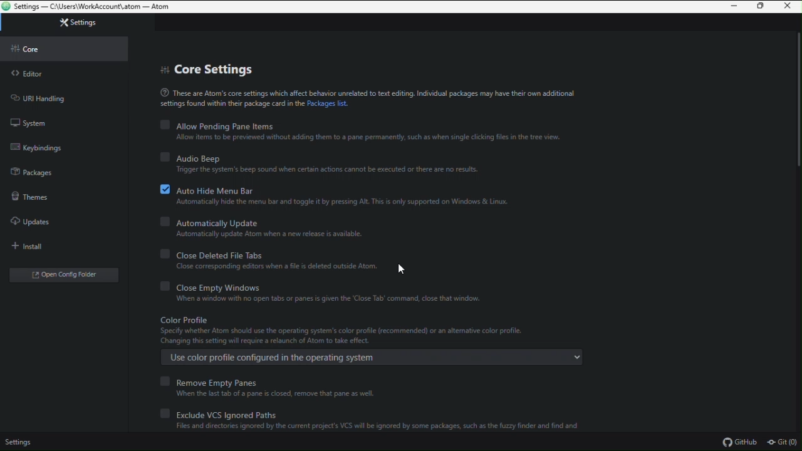 This screenshot has height=451, width=802. Describe the element at coordinates (66, 96) in the screenshot. I see `url handling` at that location.